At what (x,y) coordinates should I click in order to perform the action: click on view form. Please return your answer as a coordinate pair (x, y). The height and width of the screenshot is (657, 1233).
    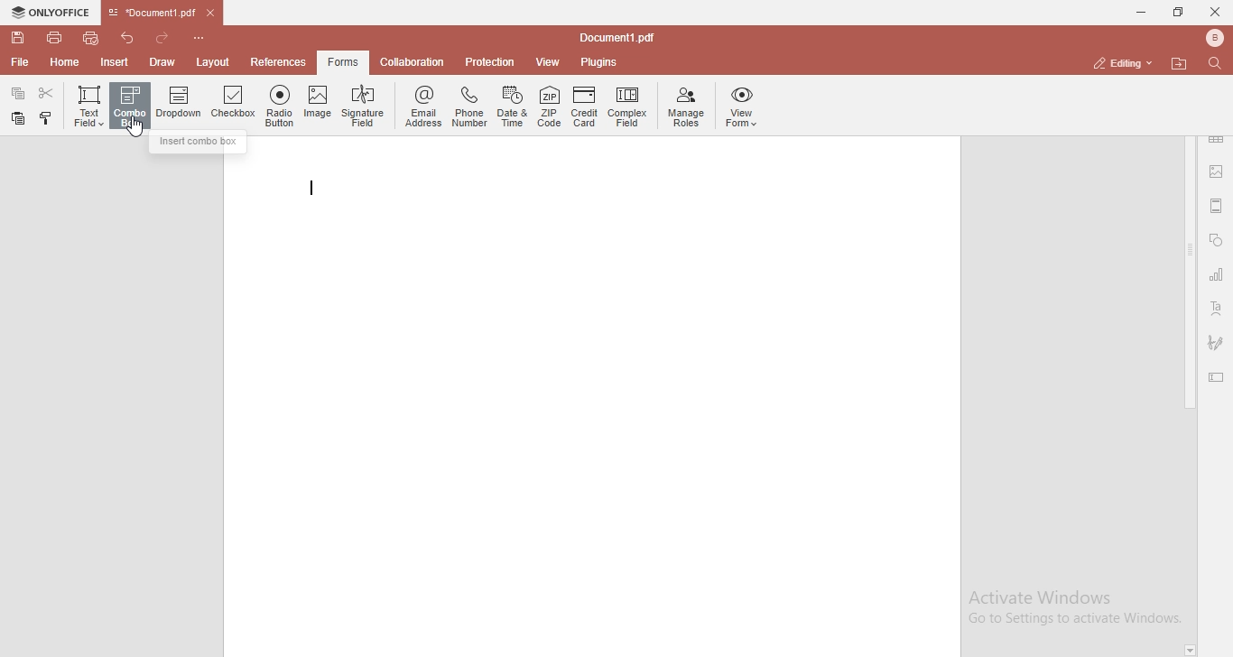
    Looking at the image, I should click on (743, 107).